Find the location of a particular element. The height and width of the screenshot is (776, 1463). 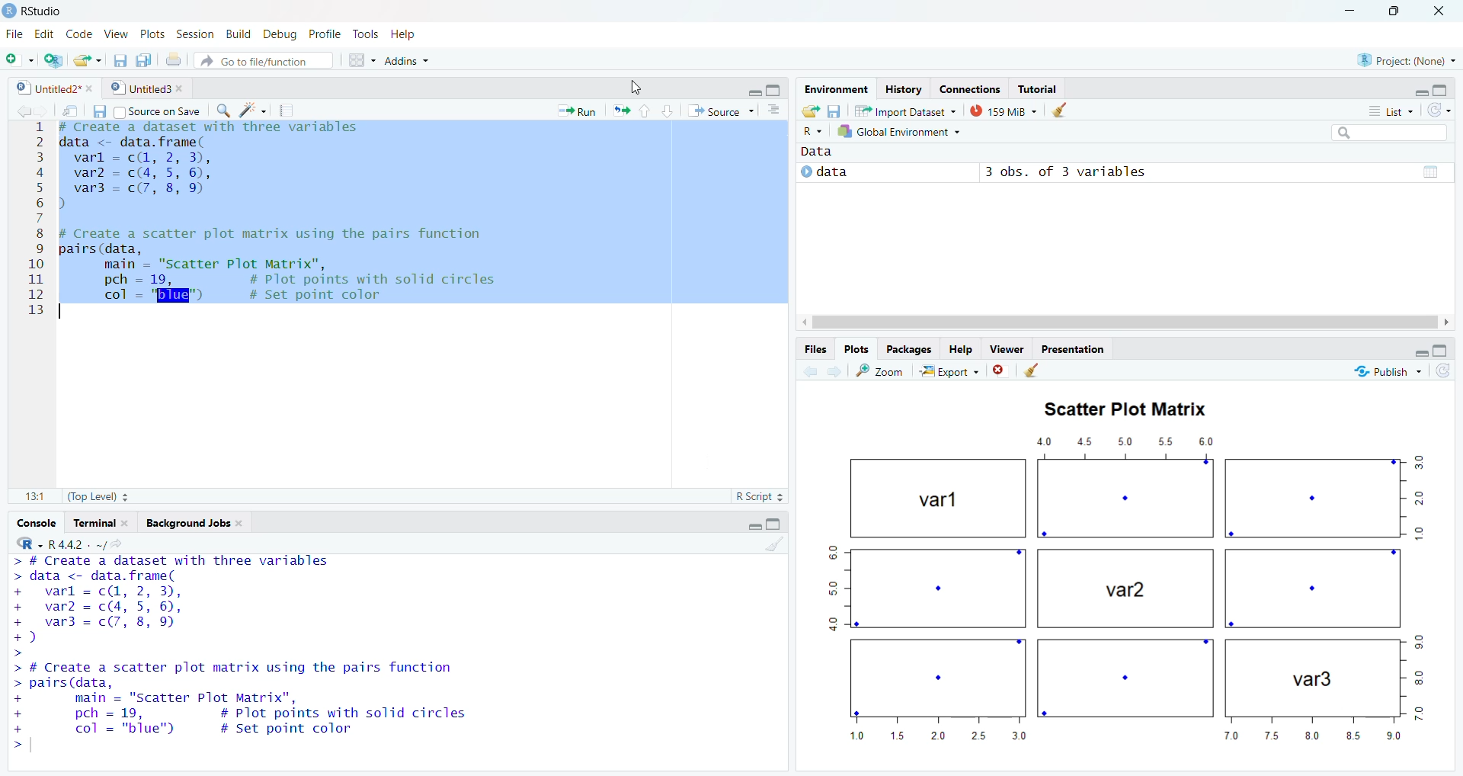

Help is located at coordinates (419, 34).